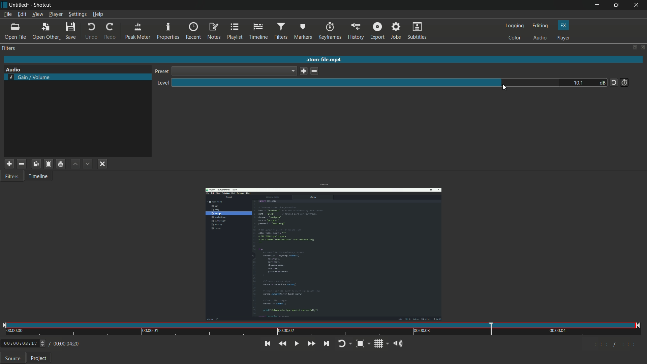 The width and height of the screenshot is (647, 364). What do you see at coordinates (29, 77) in the screenshot?
I see `selected gain volume filter` at bounding box center [29, 77].